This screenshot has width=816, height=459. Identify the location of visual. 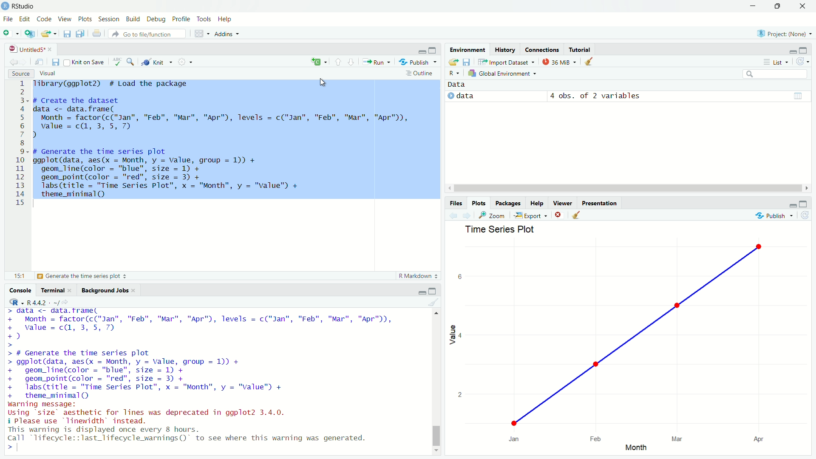
(49, 73).